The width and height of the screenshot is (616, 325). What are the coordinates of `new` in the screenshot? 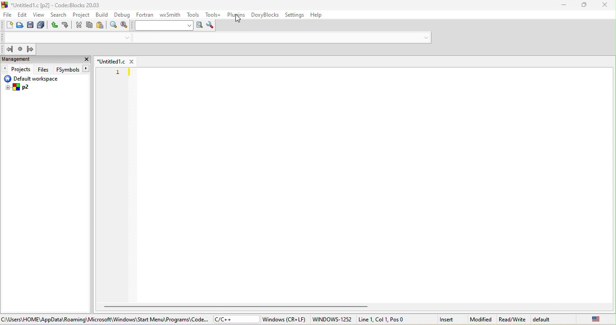 It's located at (8, 25).